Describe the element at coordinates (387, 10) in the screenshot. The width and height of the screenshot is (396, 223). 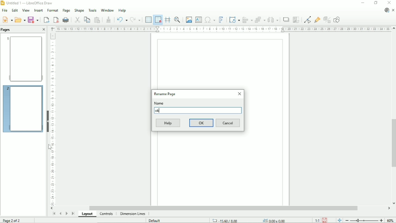
I see `Update available` at that location.